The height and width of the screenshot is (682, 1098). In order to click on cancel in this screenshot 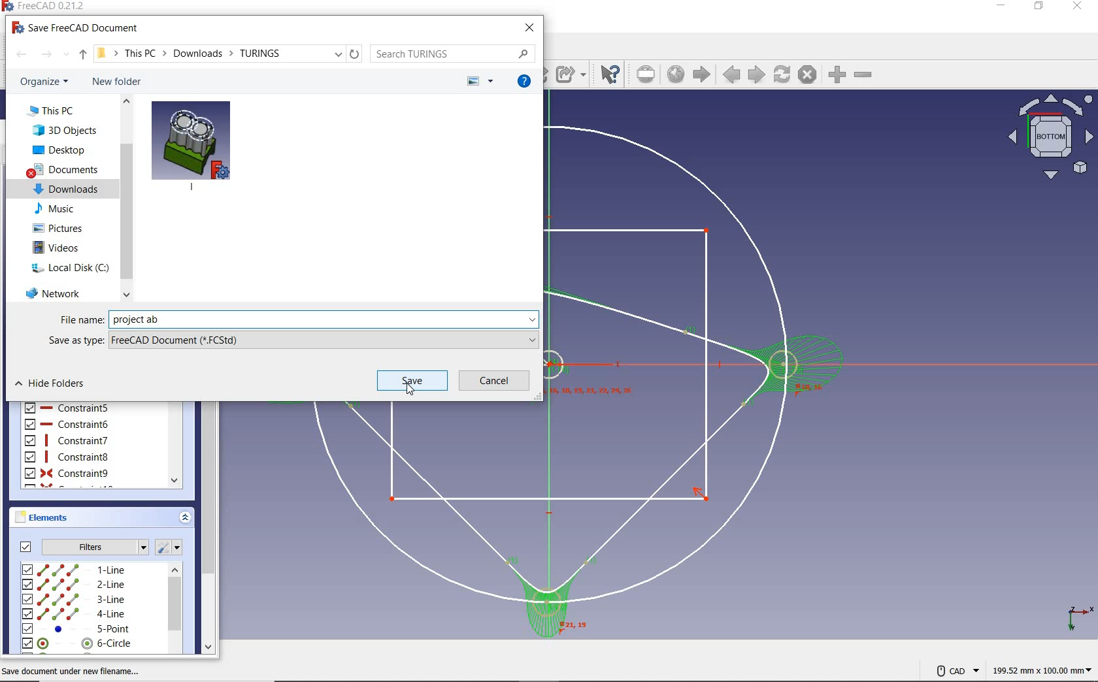, I will do `click(494, 380)`.